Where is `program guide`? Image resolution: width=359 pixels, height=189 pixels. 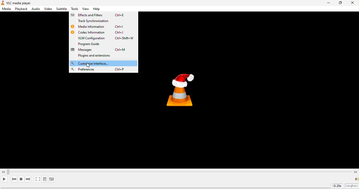 program guide is located at coordinates (101, 44).